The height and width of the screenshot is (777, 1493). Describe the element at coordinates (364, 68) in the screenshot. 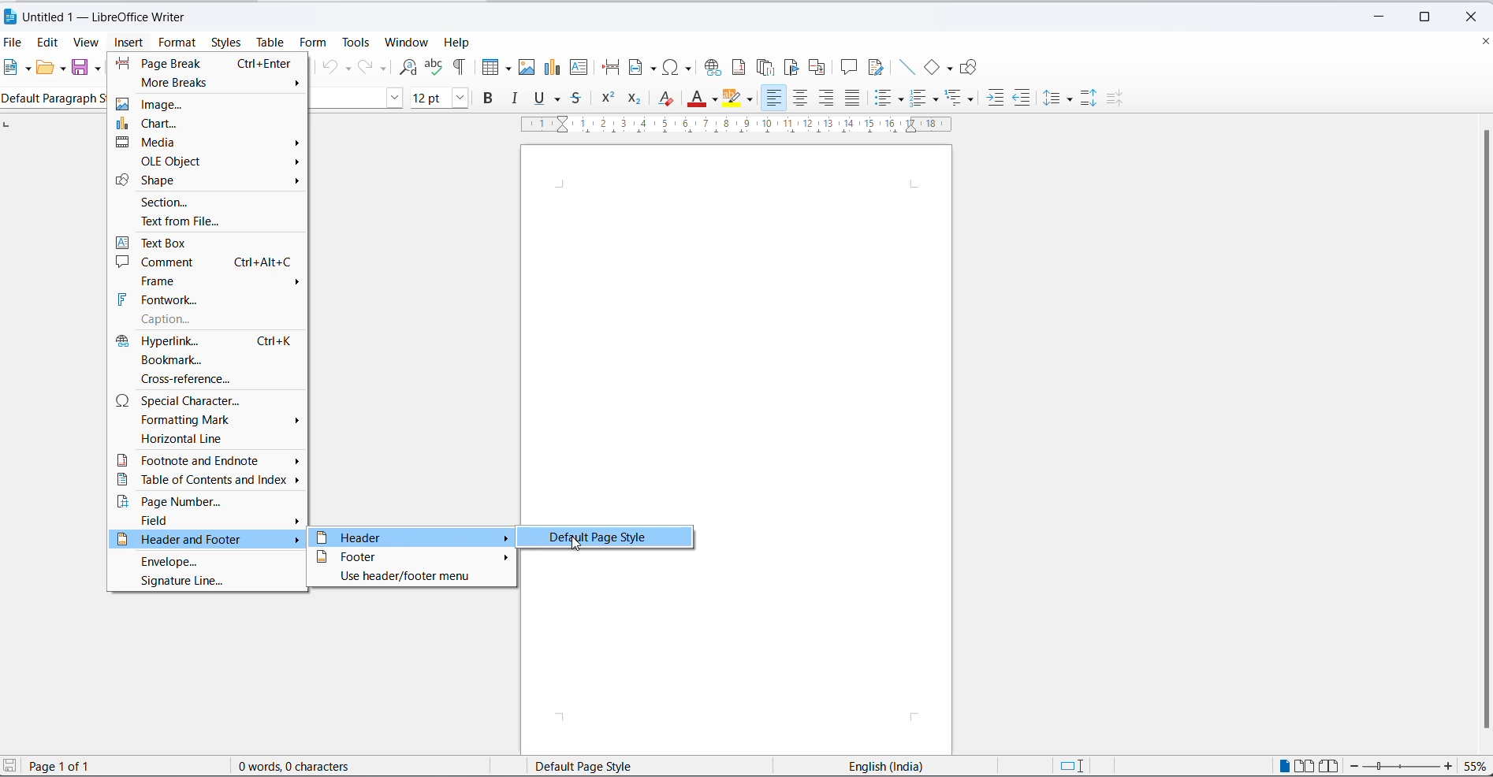

I see `redo` at that location.